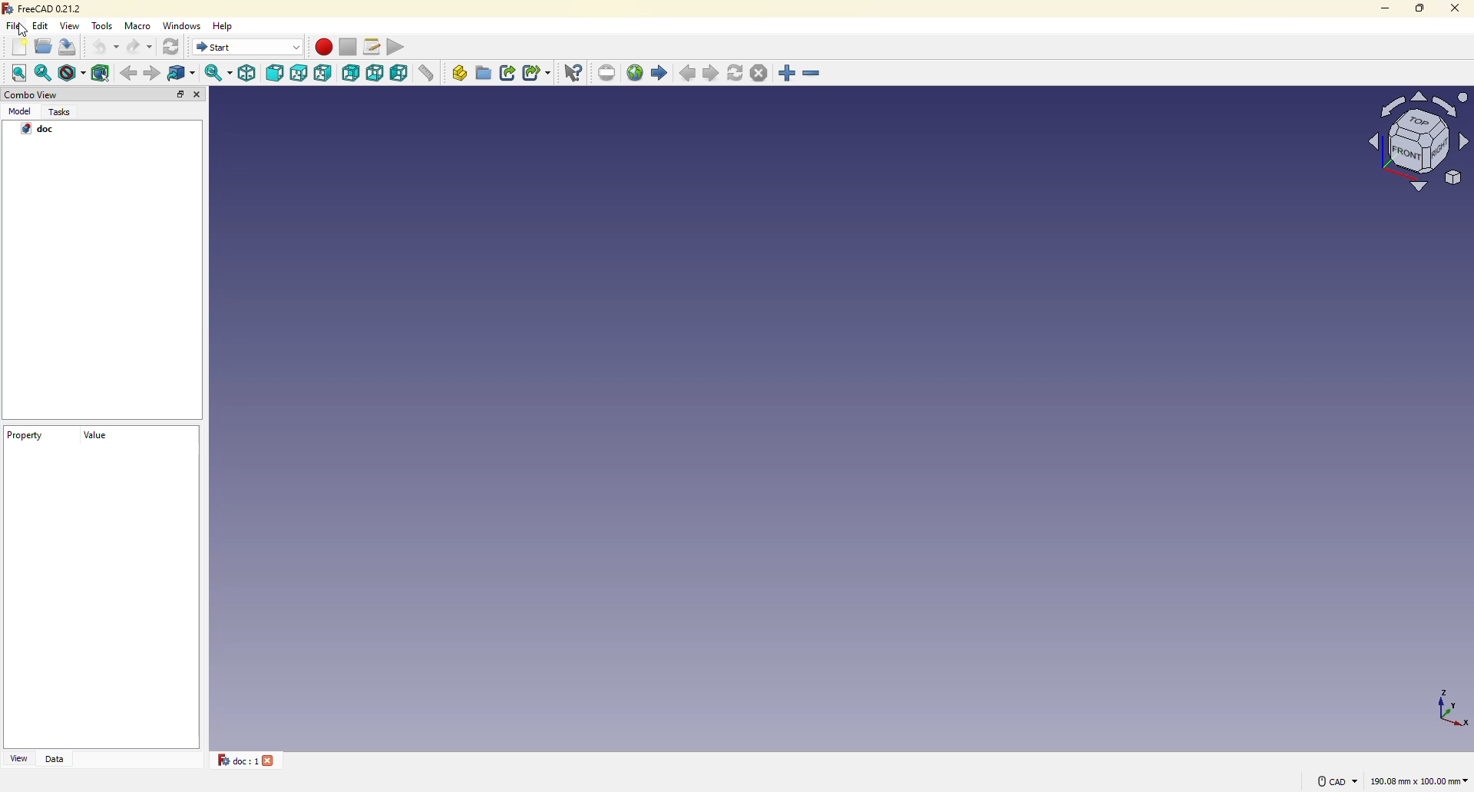 Image resolution: width=1474 pixels, height=792 pixels. I want to click on start page, so click(659, 73).